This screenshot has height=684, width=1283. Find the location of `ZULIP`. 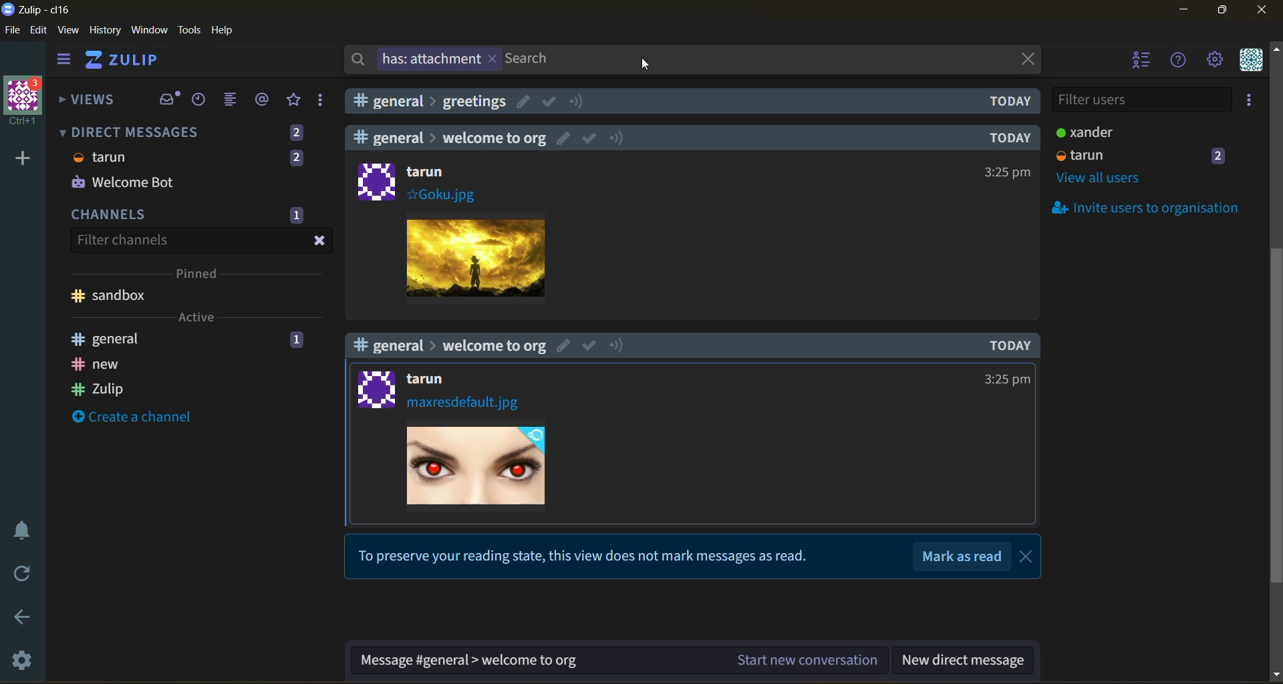

ZULIP is located at coordinates (124, 59).